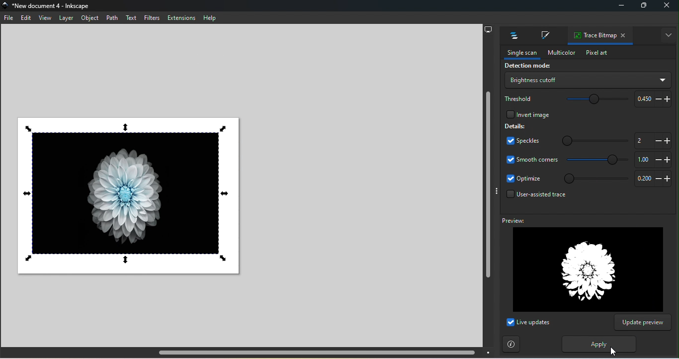  Describe the element at coordinates (651, 98) in the screenshot. I see `Increase or decrease threshold` at that location.